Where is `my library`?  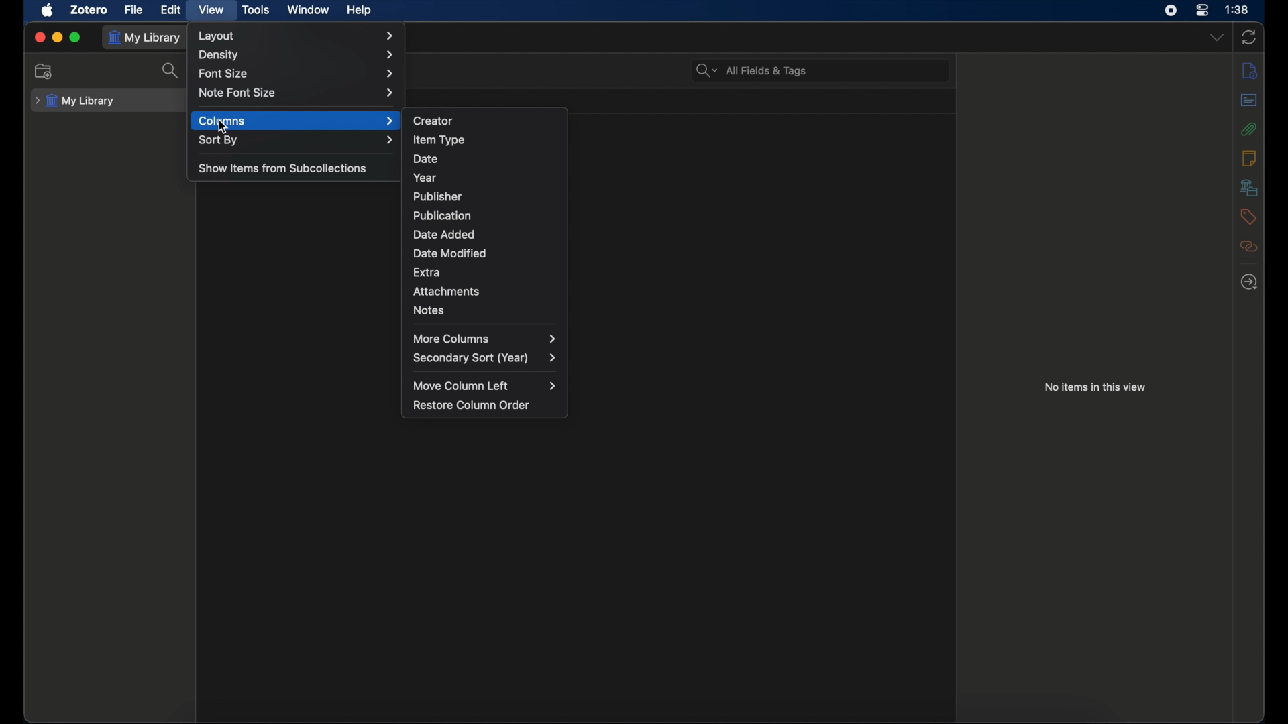 my library is located at coordinates (76, 101).